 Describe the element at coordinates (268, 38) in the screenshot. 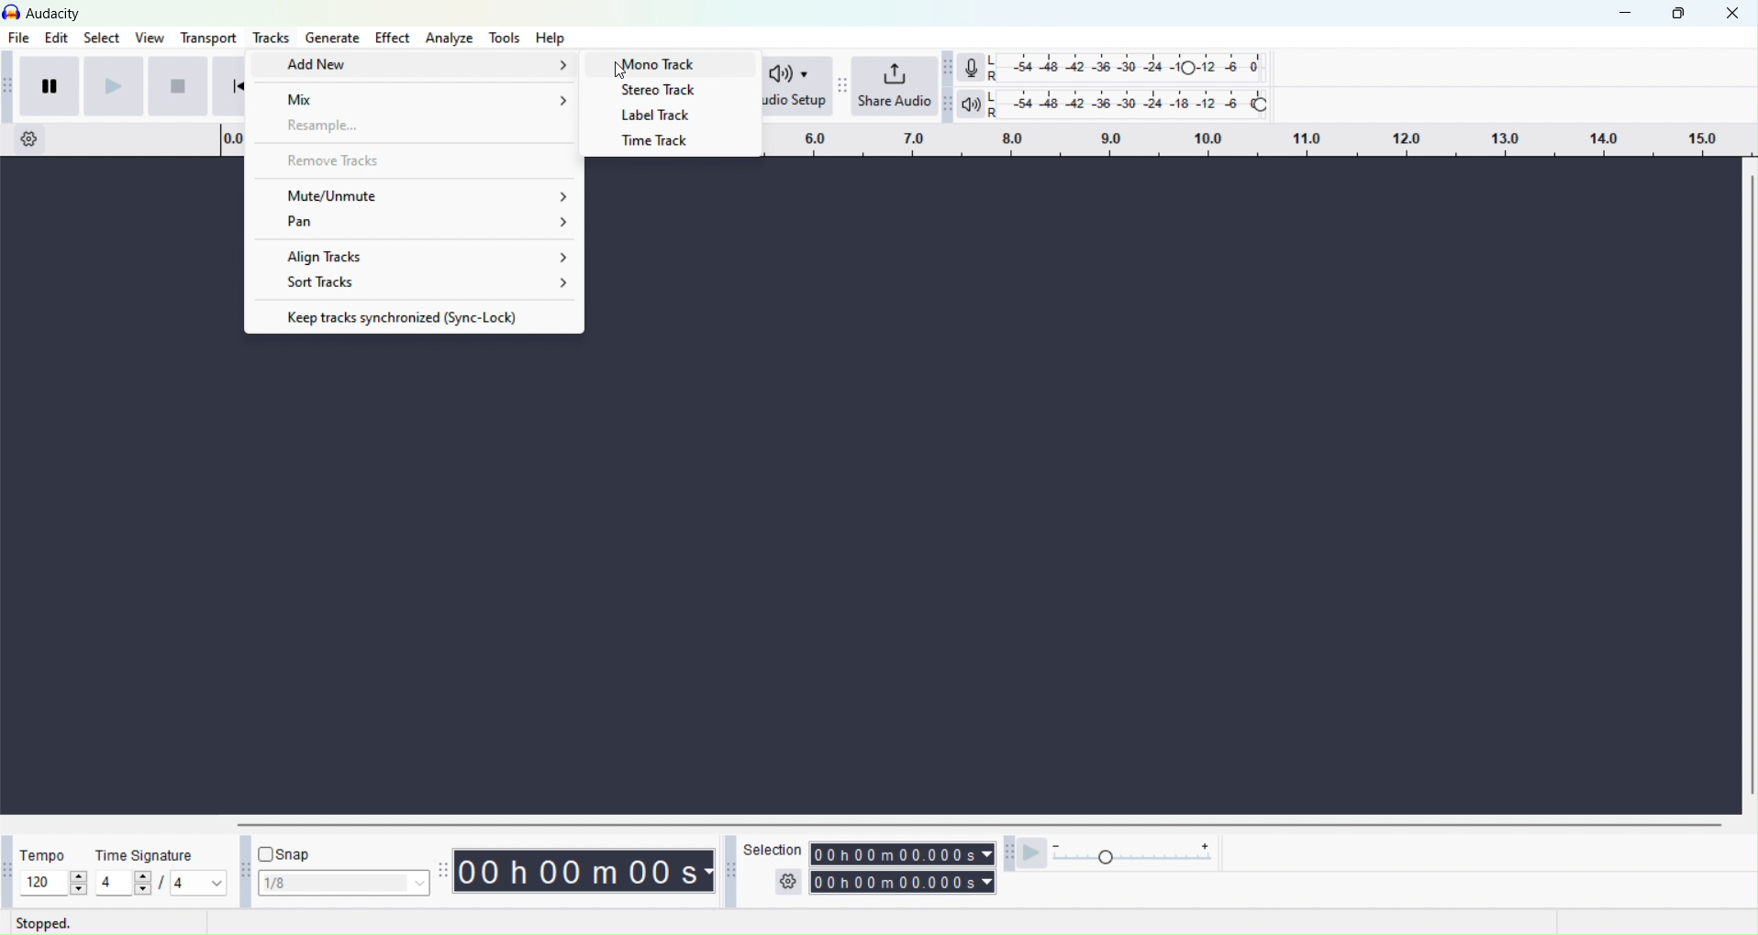

I see `Tools` at that location.